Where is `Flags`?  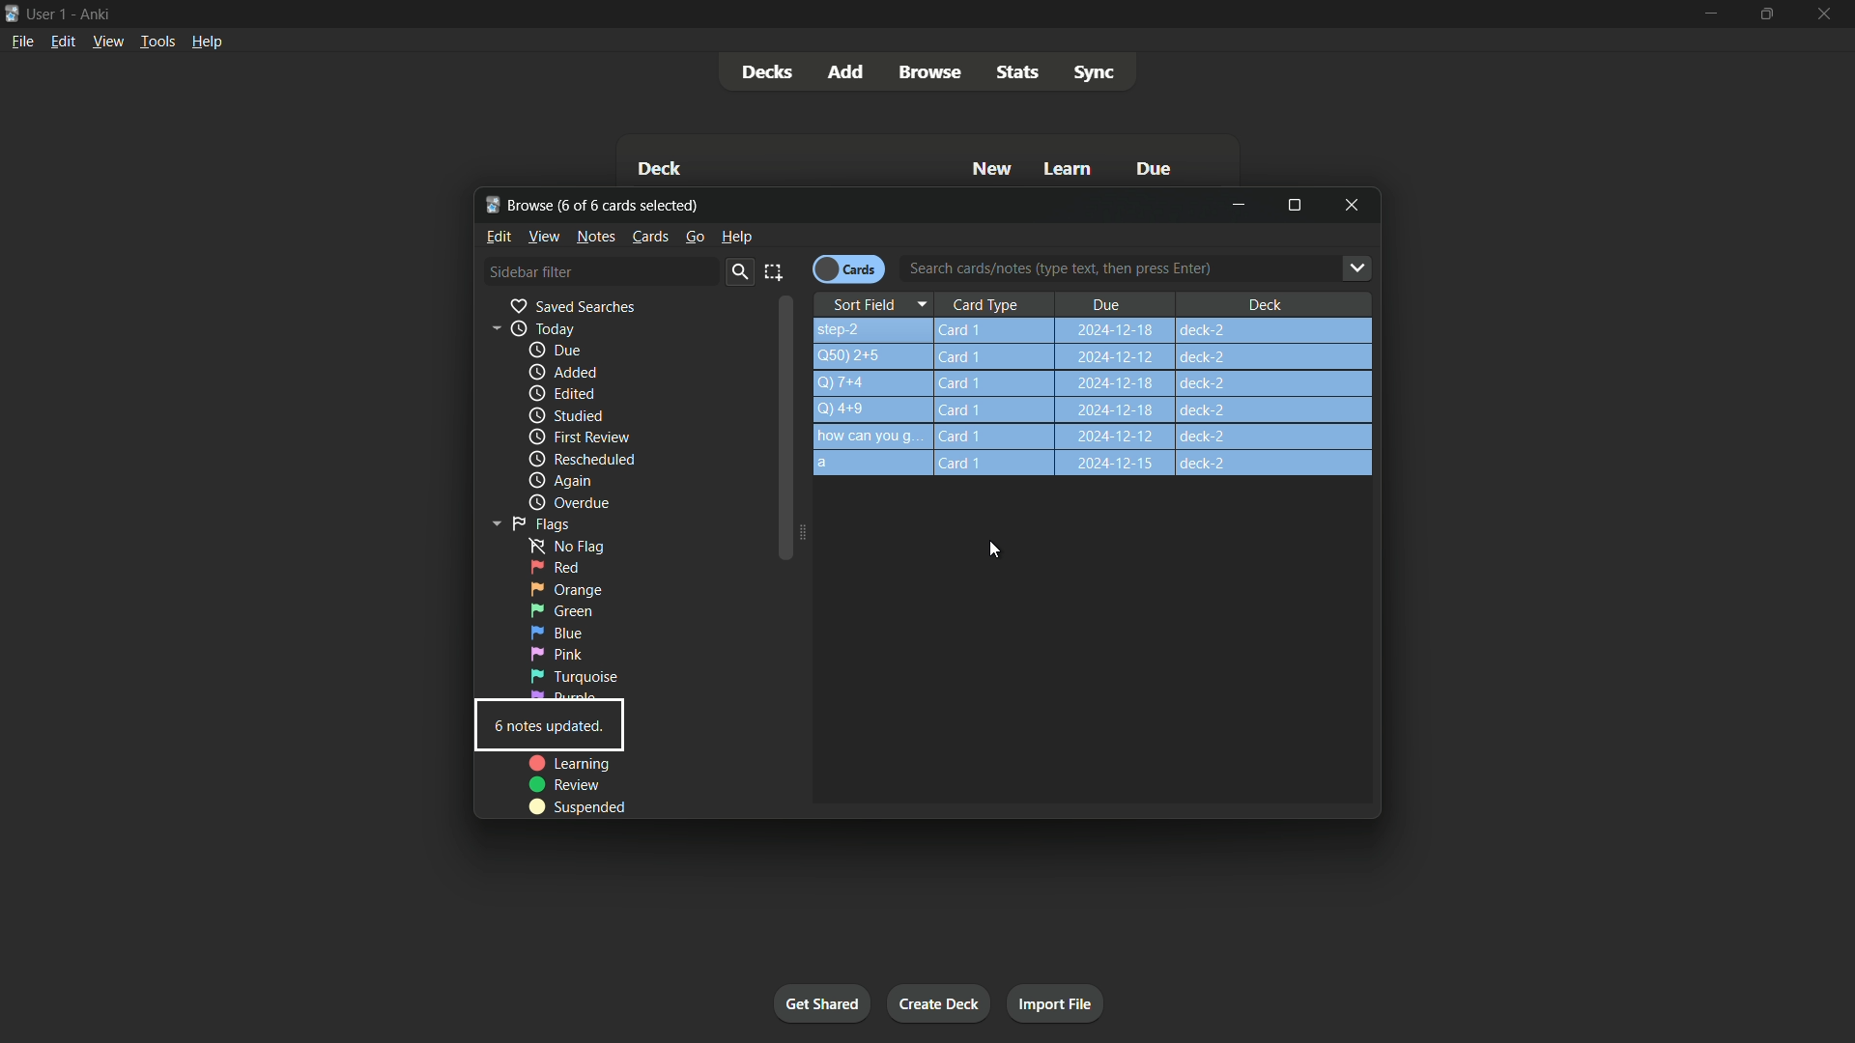
Flags is located at coordinates (527, 522).